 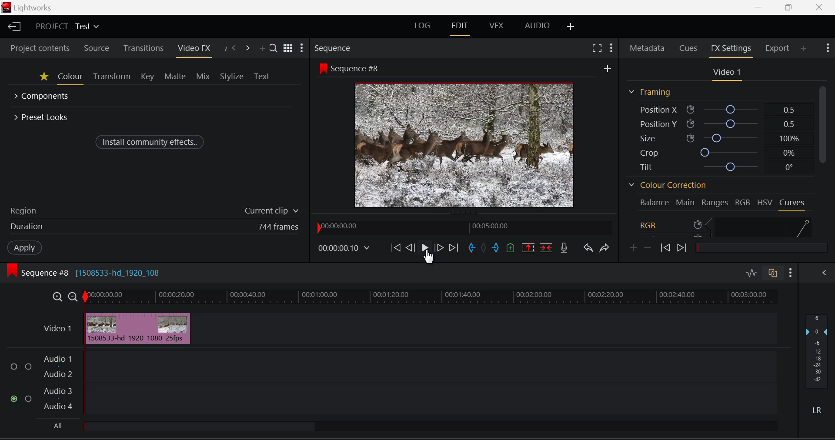 What do you see at coordinates (455, 248) in the screenshot?
I see `To End` at bounding box center [455, 248].